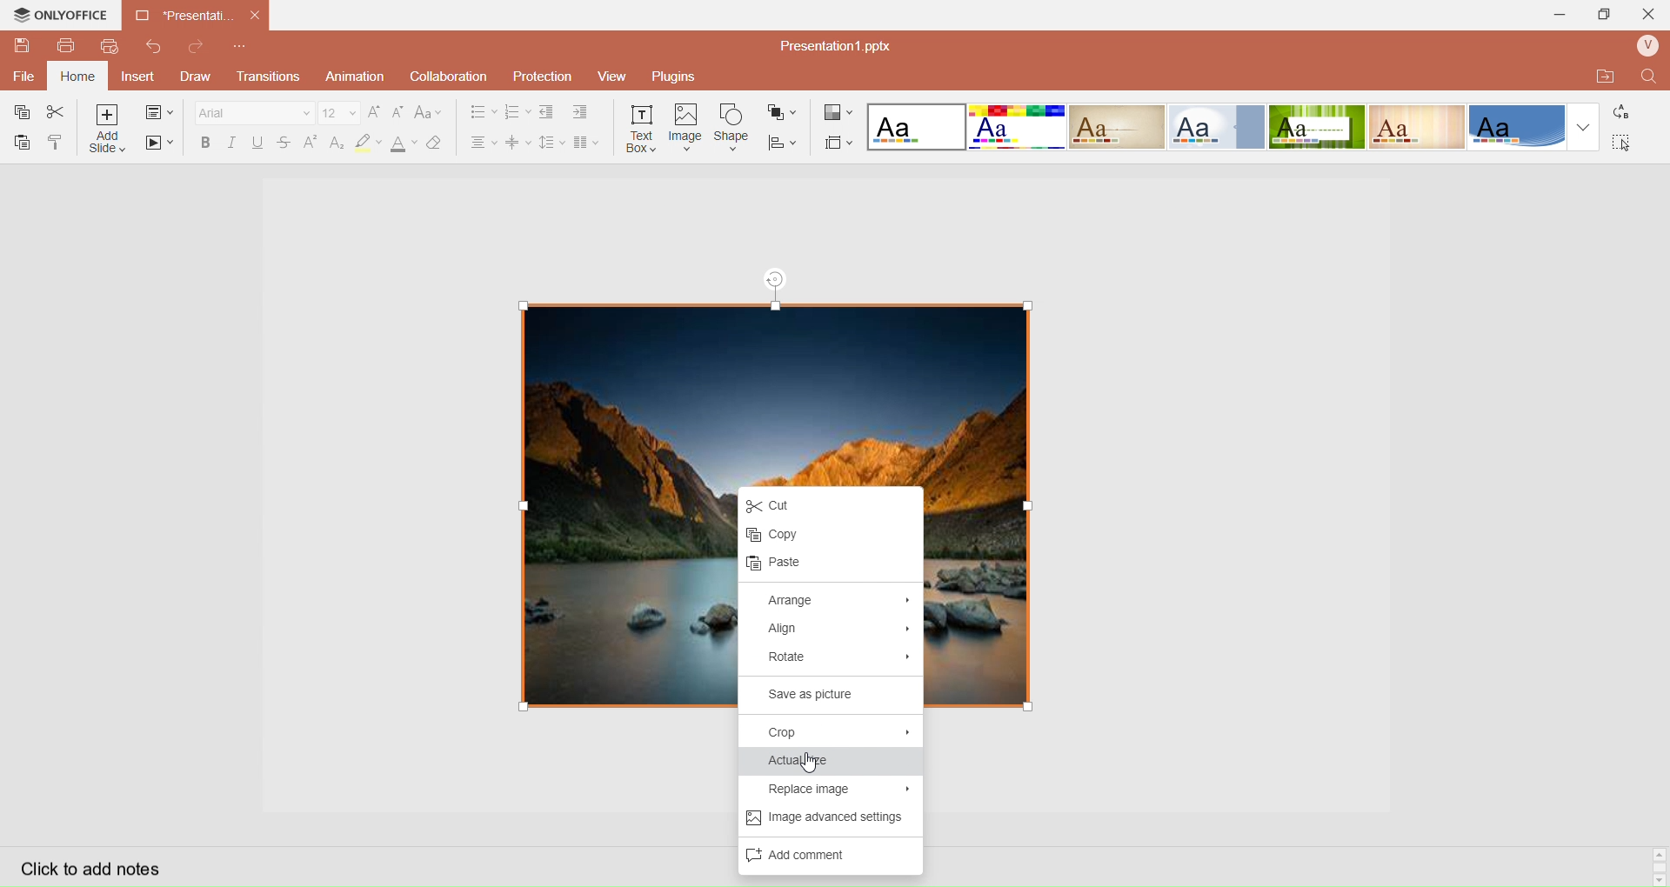 Image resolution: width=1670 pixels, height=887 pixels. What do you see at coordinates (28, 77) in the screenshot?
I see `File` at bounding box center [28, 77].